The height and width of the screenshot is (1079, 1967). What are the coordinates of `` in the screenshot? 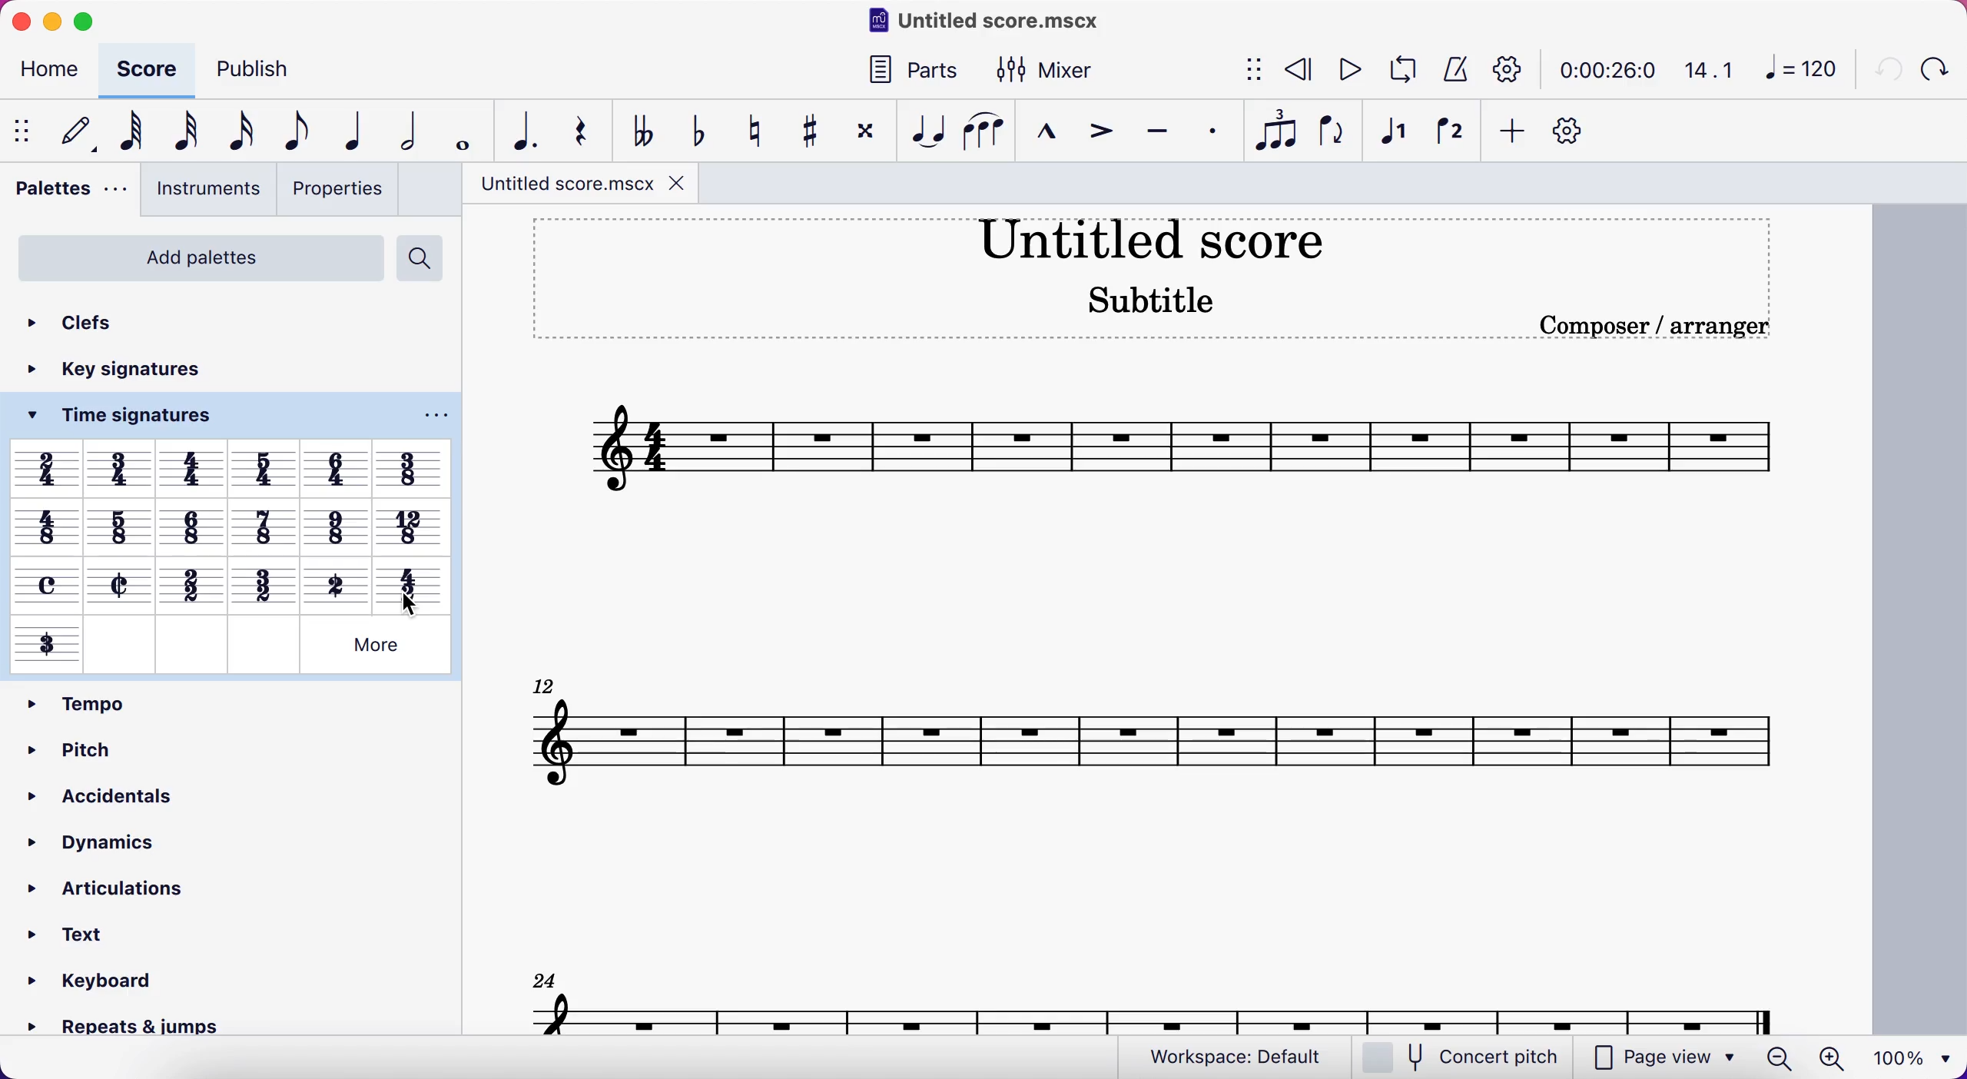 It's located at (190, 524).